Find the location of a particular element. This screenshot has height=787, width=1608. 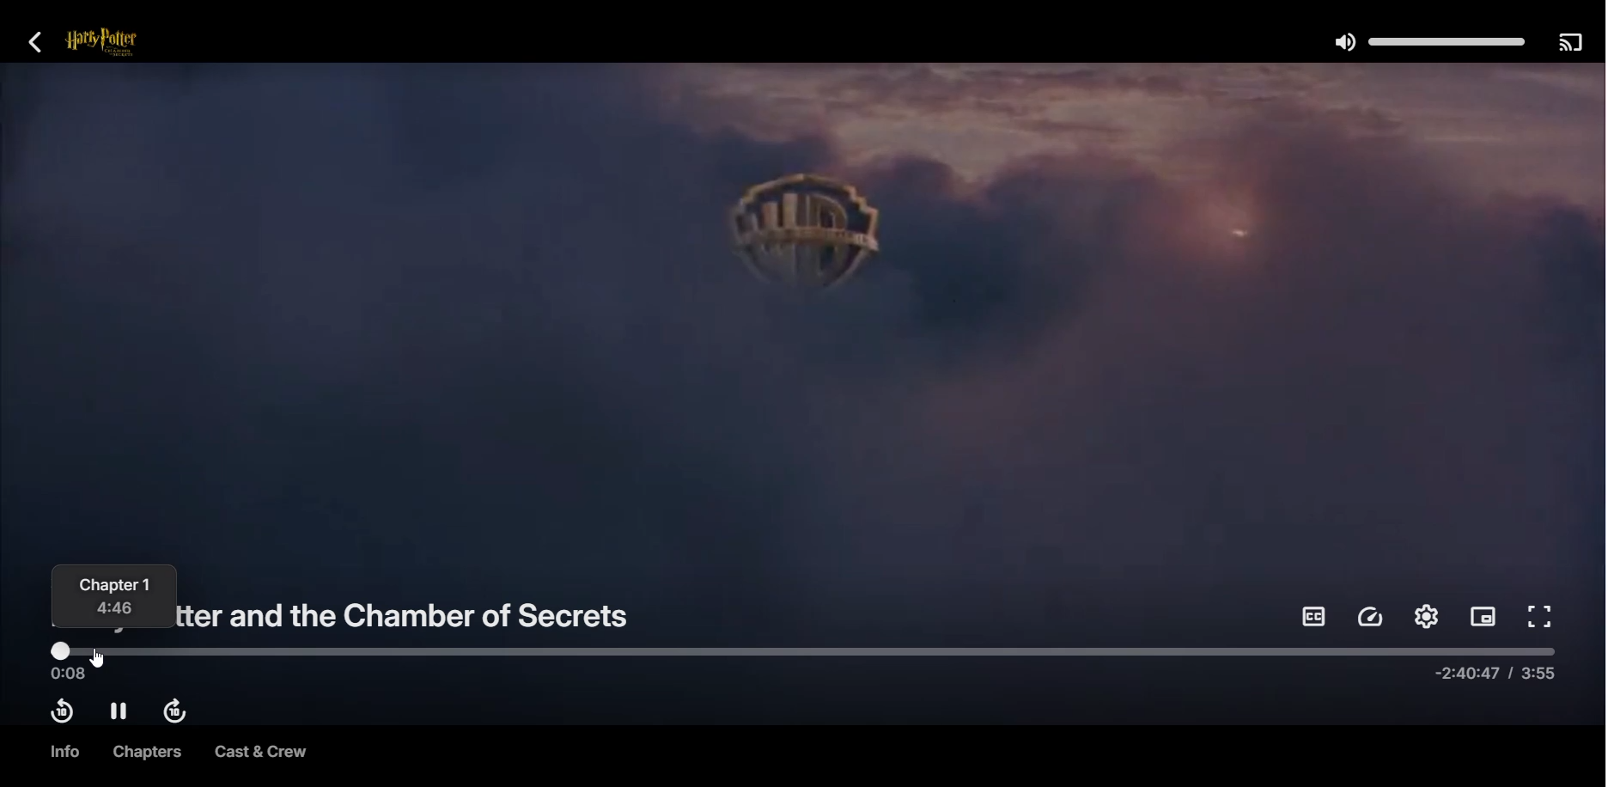

Movie Title is located at coordinates (413, 612).